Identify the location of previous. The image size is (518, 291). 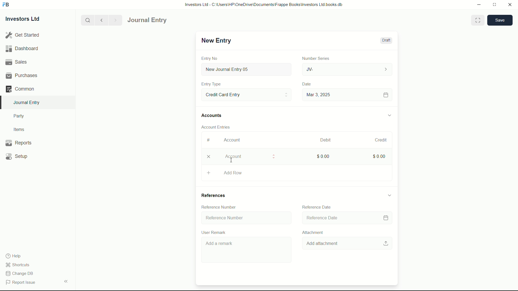
(101, 20).